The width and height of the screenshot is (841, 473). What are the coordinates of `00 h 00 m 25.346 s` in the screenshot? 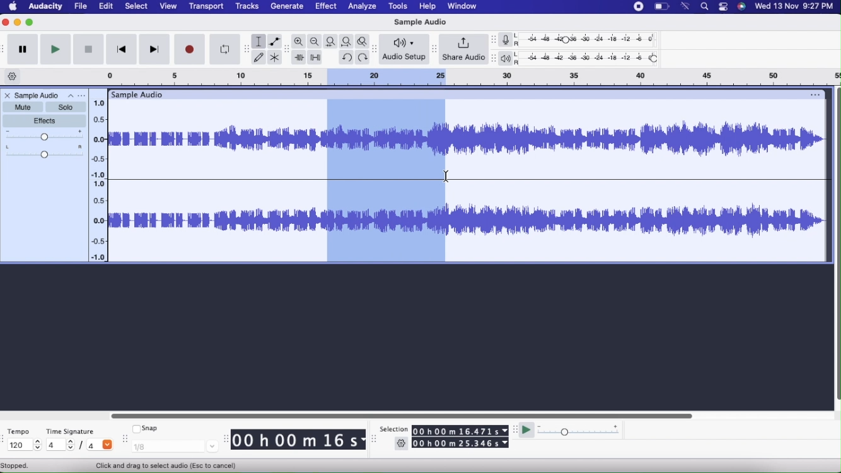 It's located at (461, 443).